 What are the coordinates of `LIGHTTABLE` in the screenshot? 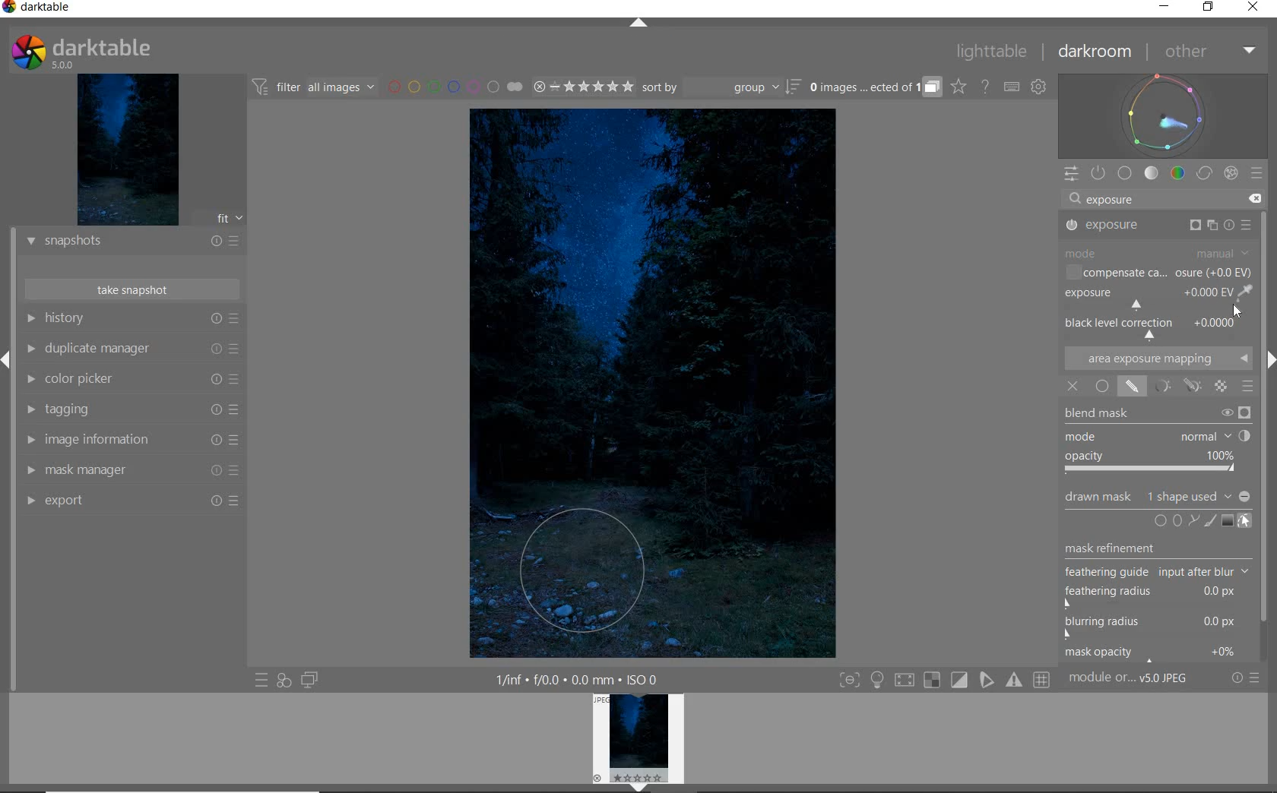 It's located at (990, 52).